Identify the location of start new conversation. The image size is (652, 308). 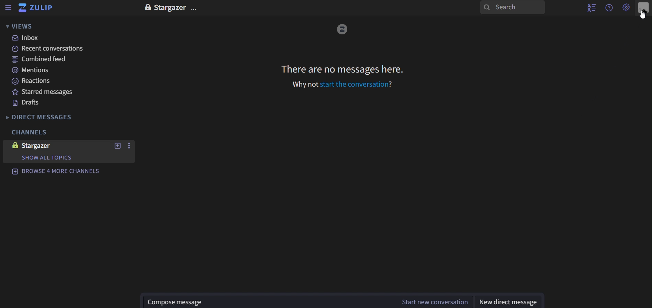
(435, 302).